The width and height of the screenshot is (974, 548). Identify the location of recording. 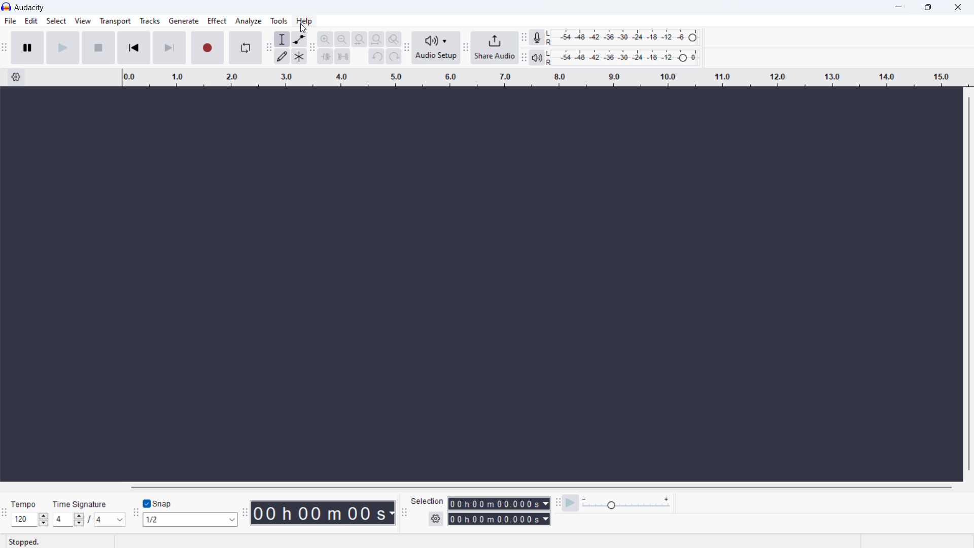
(207, 47).